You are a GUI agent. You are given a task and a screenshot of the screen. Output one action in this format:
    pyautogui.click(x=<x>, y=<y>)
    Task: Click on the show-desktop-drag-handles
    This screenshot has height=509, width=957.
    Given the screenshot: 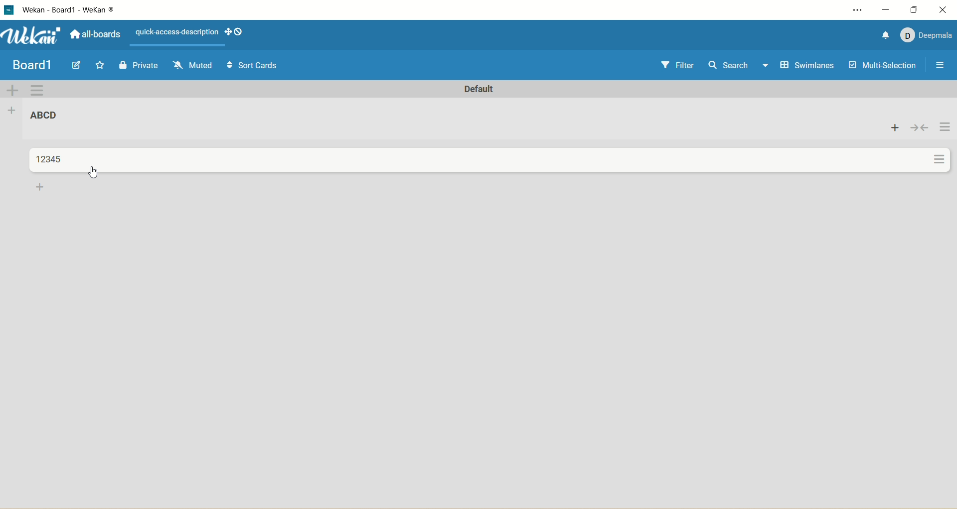 What is the action you would take?
    pyautogui.click(x=226, y=30)
    